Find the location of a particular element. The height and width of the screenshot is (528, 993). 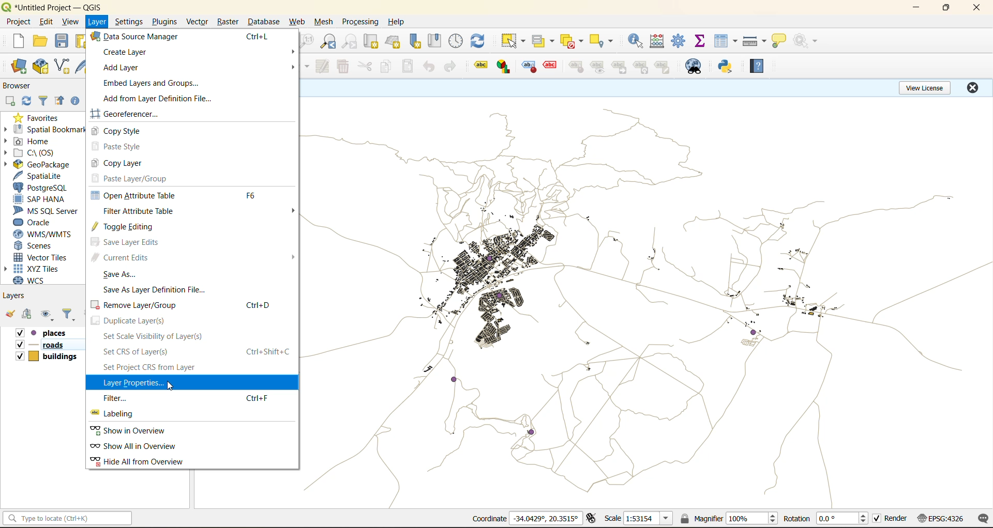

database is located at coordinates (265, 22).